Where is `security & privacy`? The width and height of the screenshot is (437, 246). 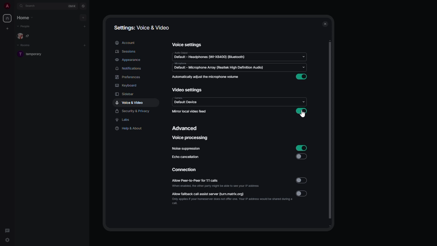 security & privacy is located at coordinates (133, 111).